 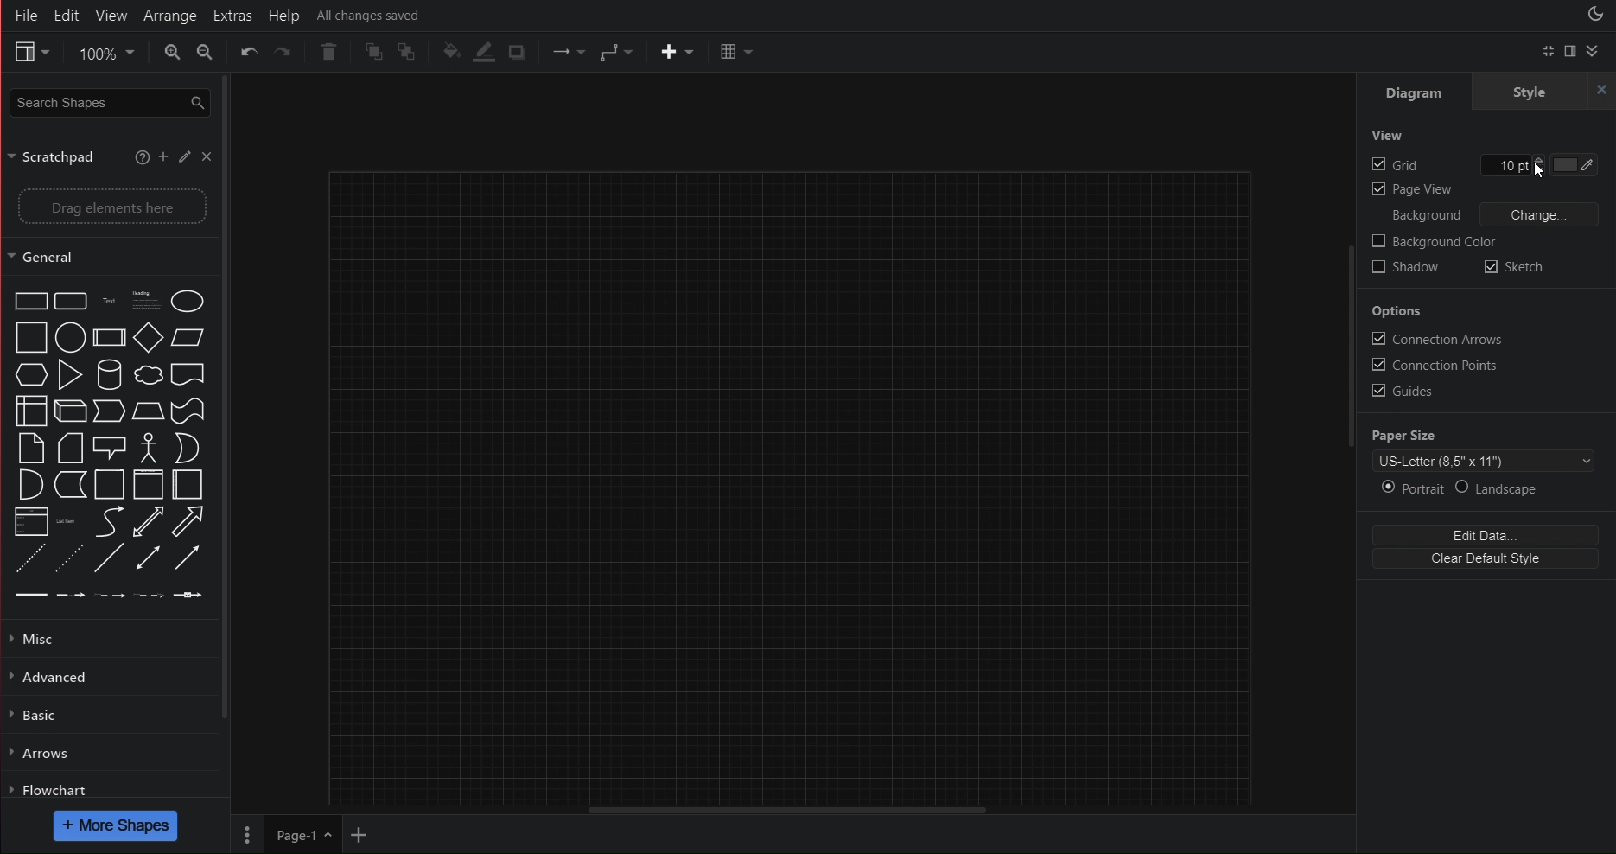 I want to click on View, so click(x=1387, y=132).